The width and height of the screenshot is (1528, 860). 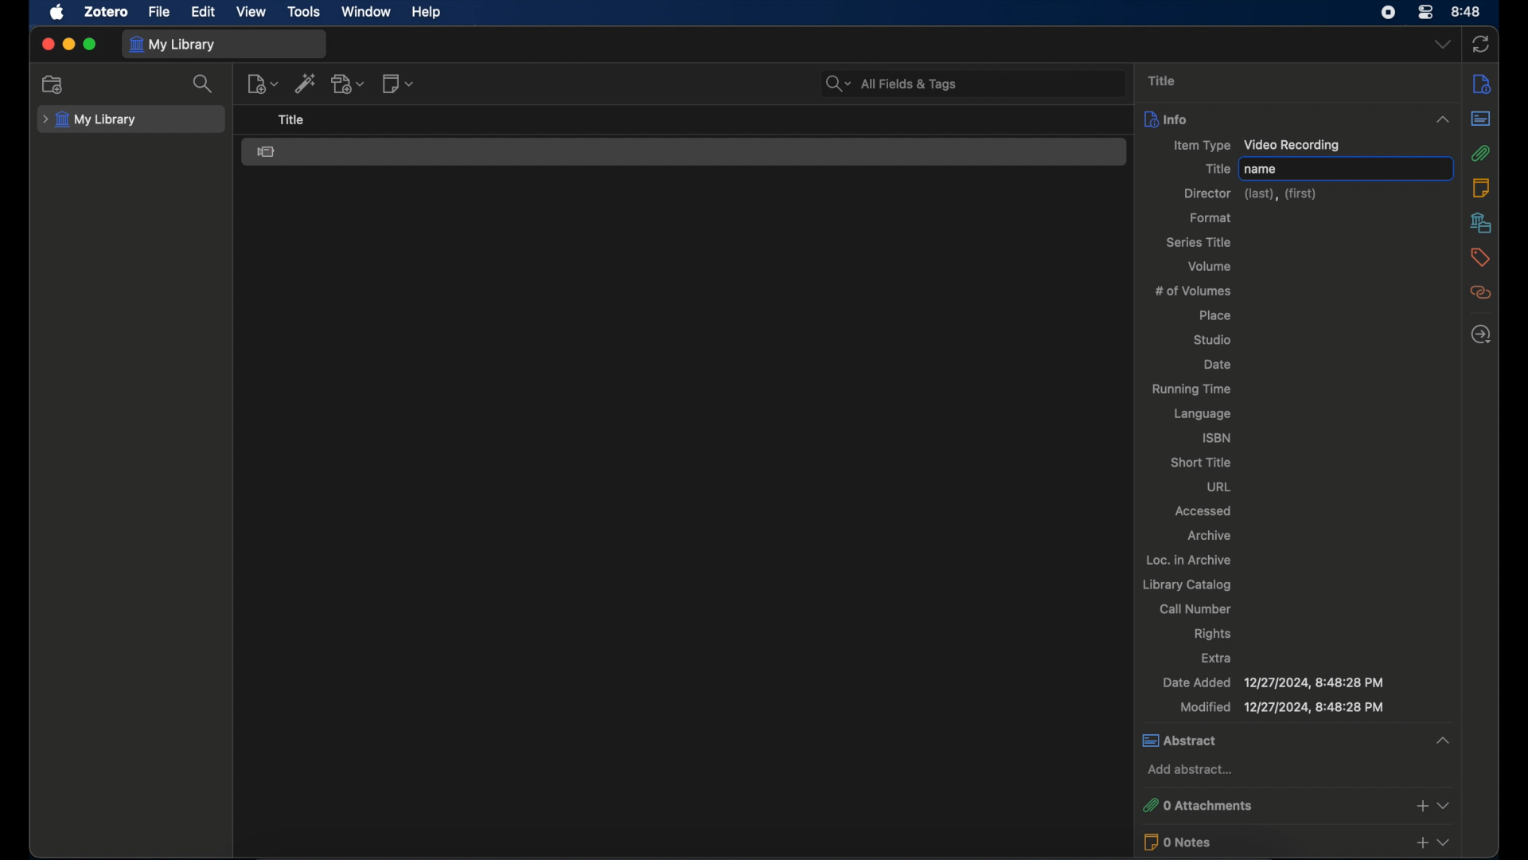 I want to click on related, so click(x=1481, y=293).